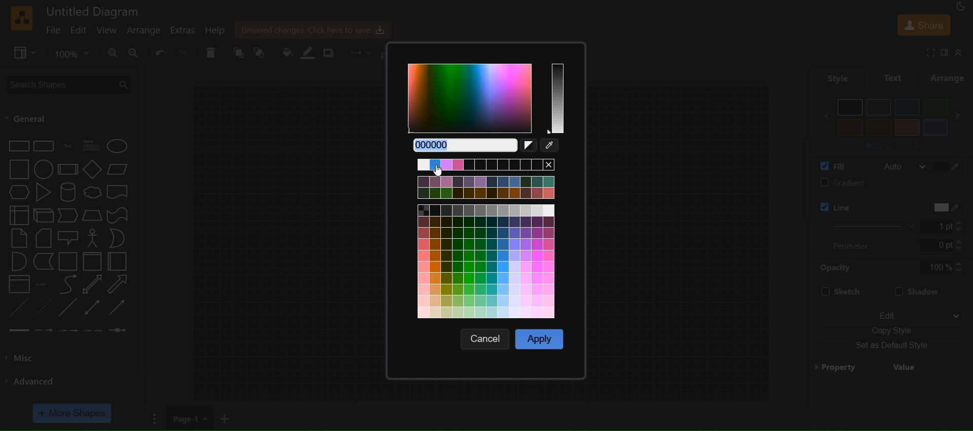 This screenshot has width=973, height=431. I want to click on line color, so click(311, 53).